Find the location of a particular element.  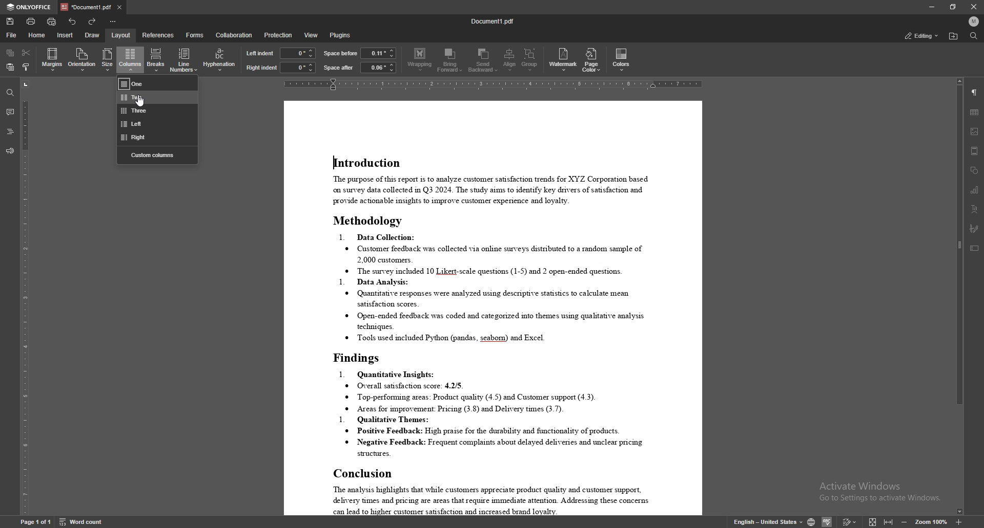

redo is located at coordinates (93, 21).